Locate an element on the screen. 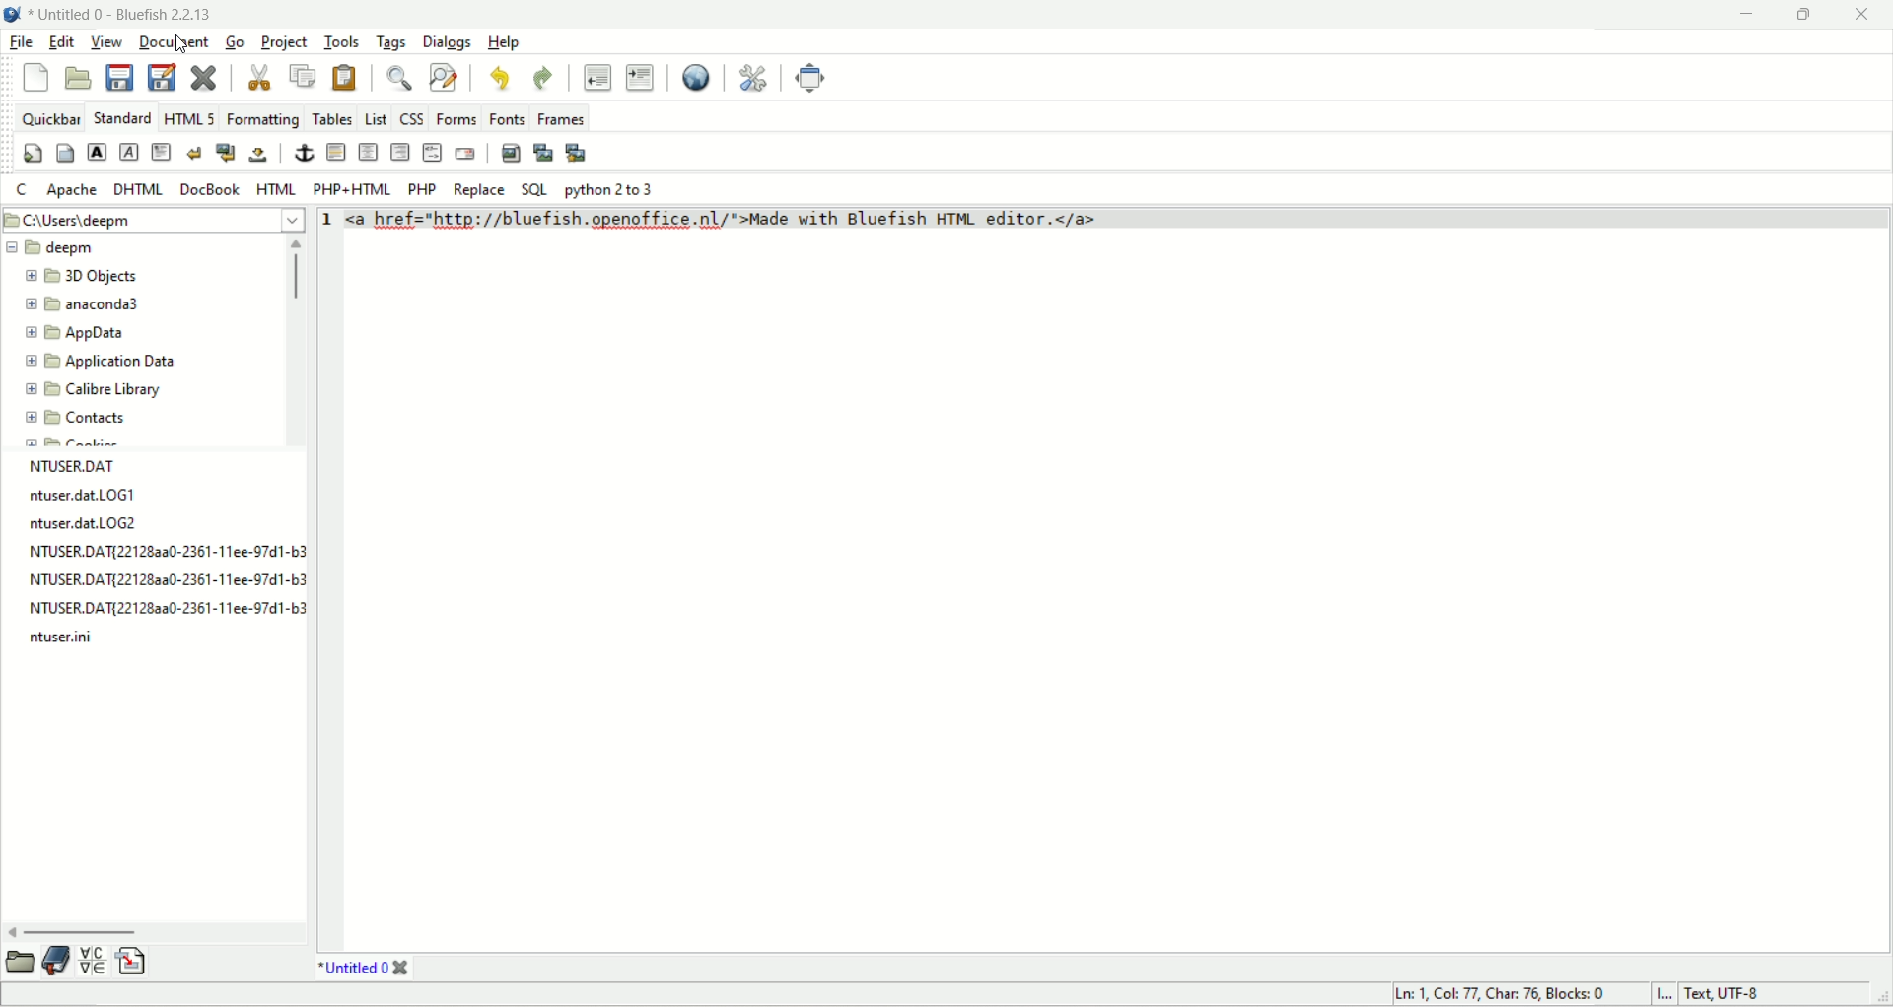 Image resolution: width=1893 pixels, height=1007 pixels. HTML is located at coordinates (274, 189).